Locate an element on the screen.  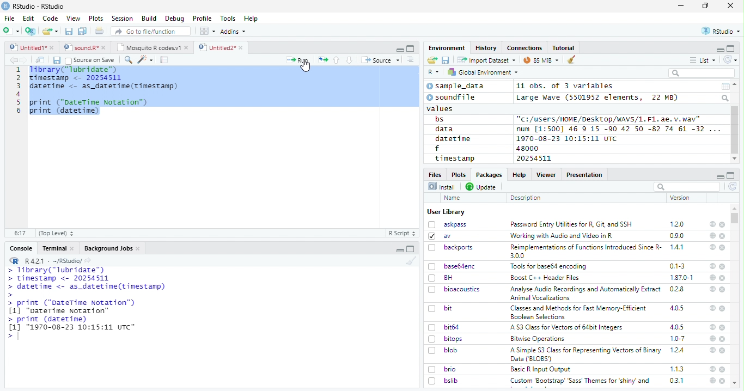
find is located at coordinates (127, 59).